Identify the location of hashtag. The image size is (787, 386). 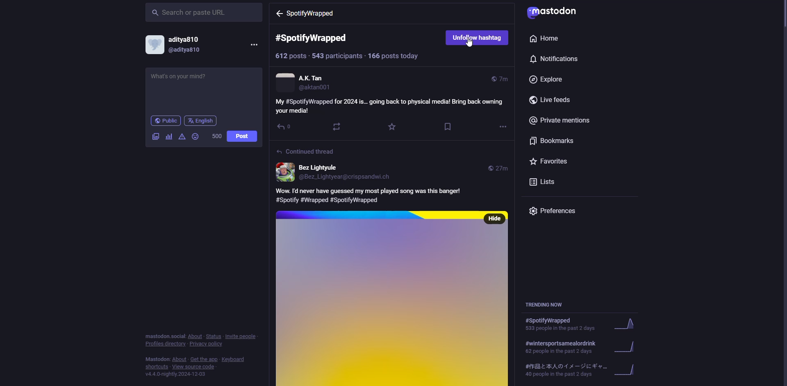
(308, 14).